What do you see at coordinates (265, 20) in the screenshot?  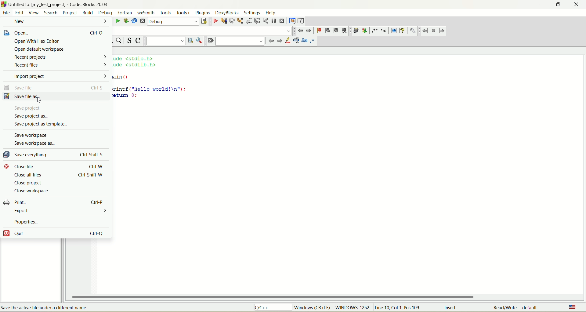 I see `step into instruction` at bounding box center [265, 20].